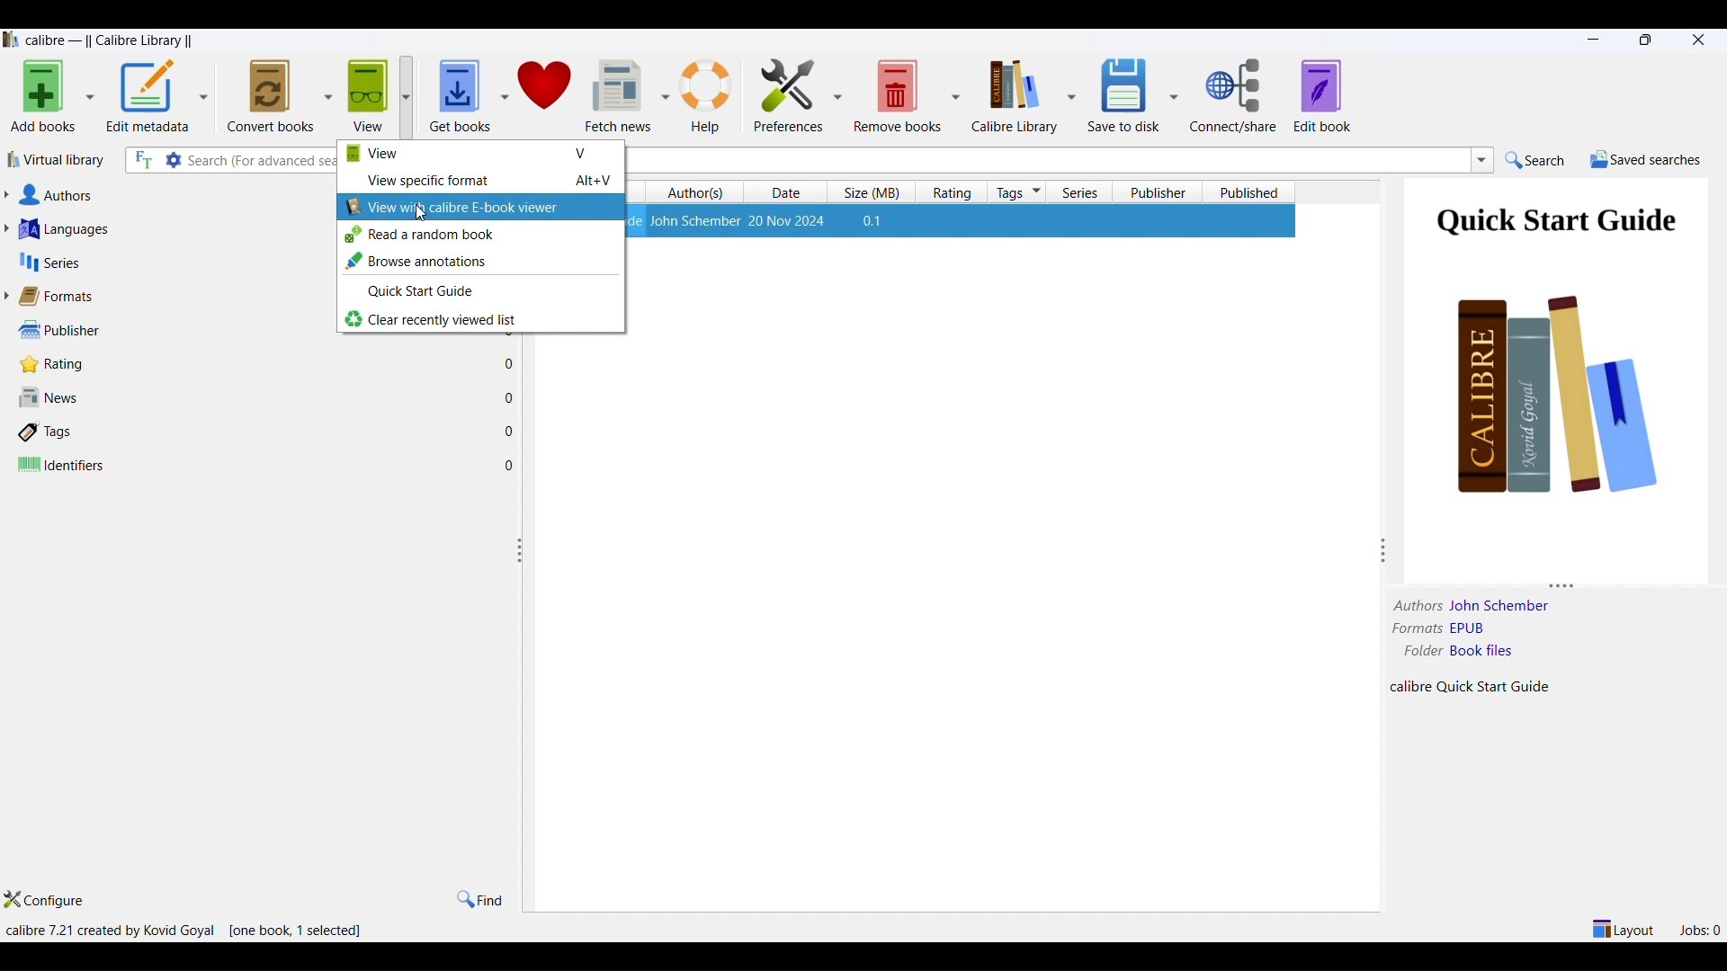 The image size is (1727, 971). I want to click on remove books options dropdown button, so click(958, 98).